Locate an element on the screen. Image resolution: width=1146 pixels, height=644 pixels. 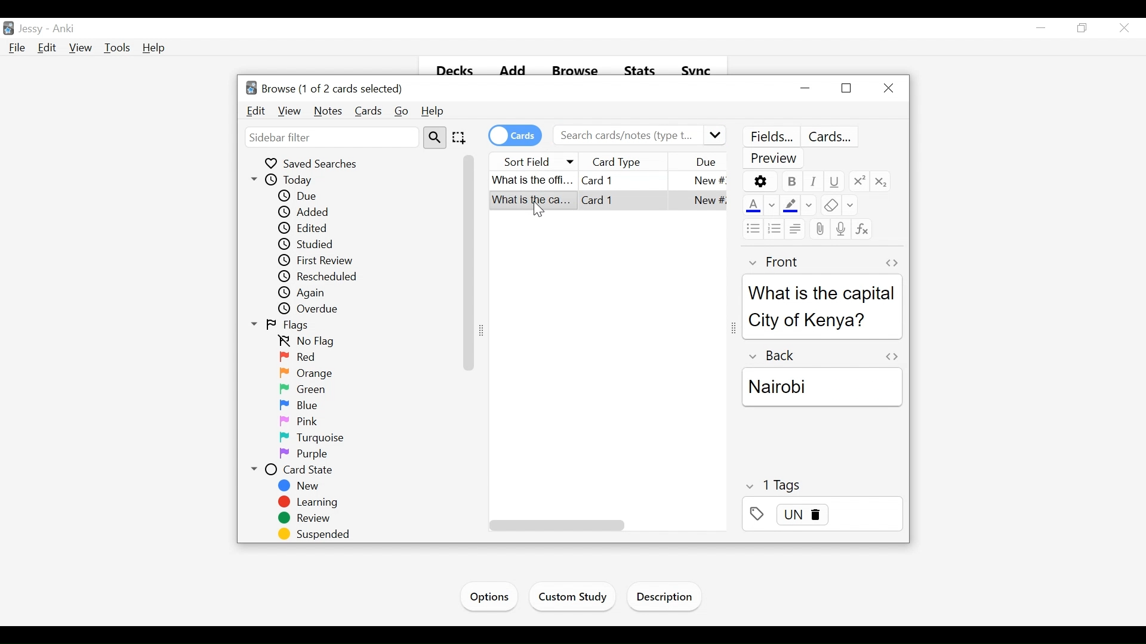
Subscript is located at coordinates (882, 181).